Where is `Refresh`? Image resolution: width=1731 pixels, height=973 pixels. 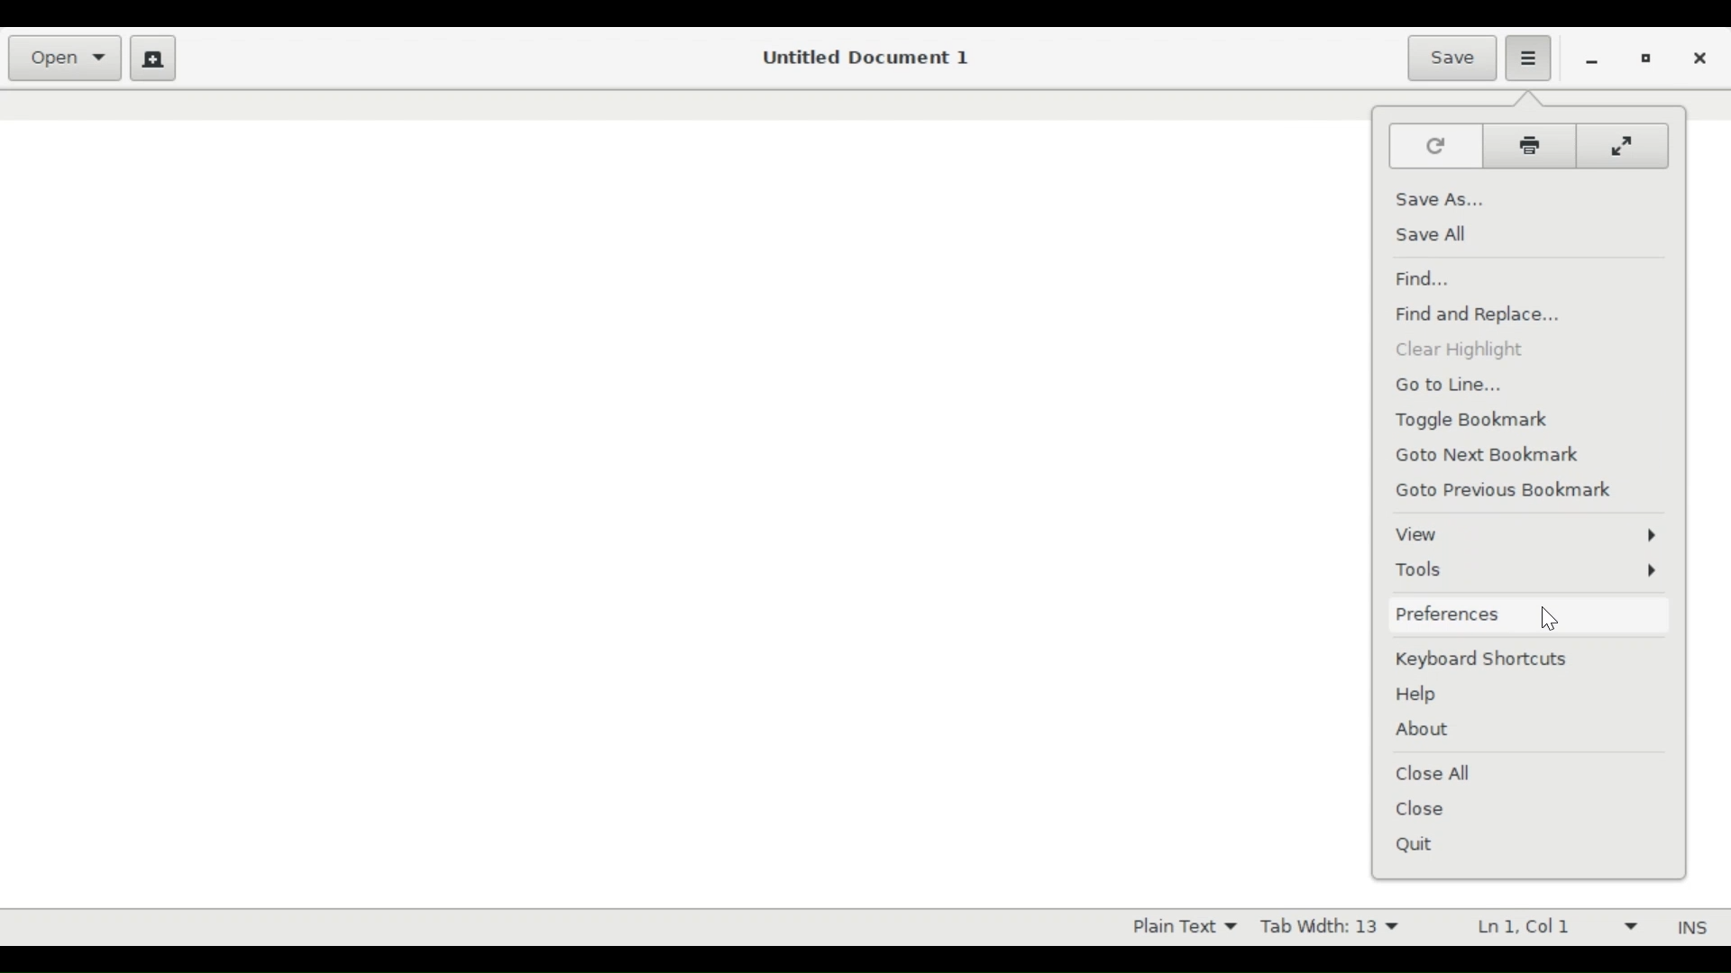
Refresh is located at coordinates (1435, 145).